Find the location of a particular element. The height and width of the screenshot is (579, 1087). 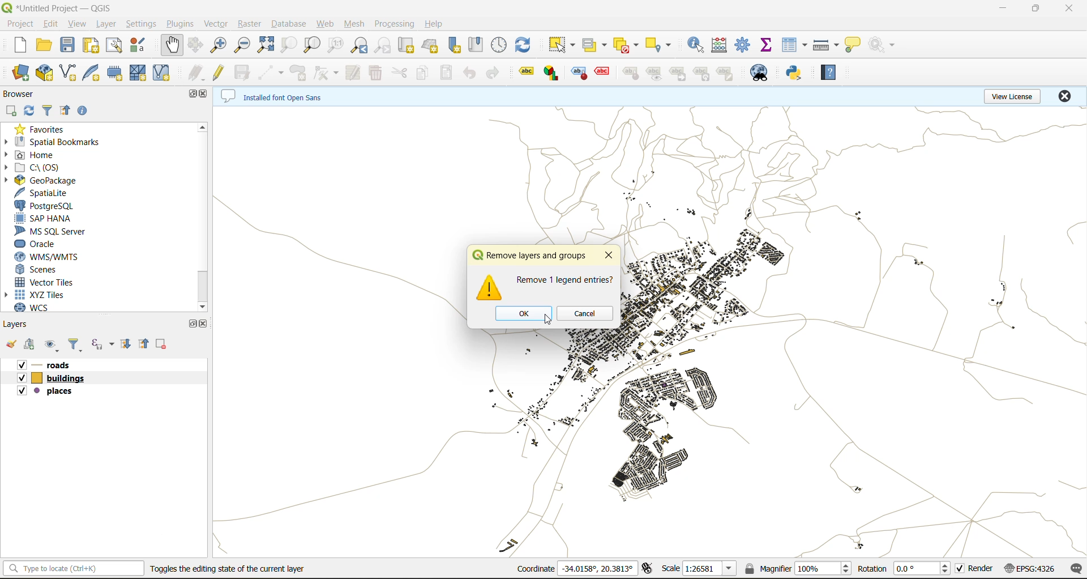

zoom native is located at coordinates (336, 45).